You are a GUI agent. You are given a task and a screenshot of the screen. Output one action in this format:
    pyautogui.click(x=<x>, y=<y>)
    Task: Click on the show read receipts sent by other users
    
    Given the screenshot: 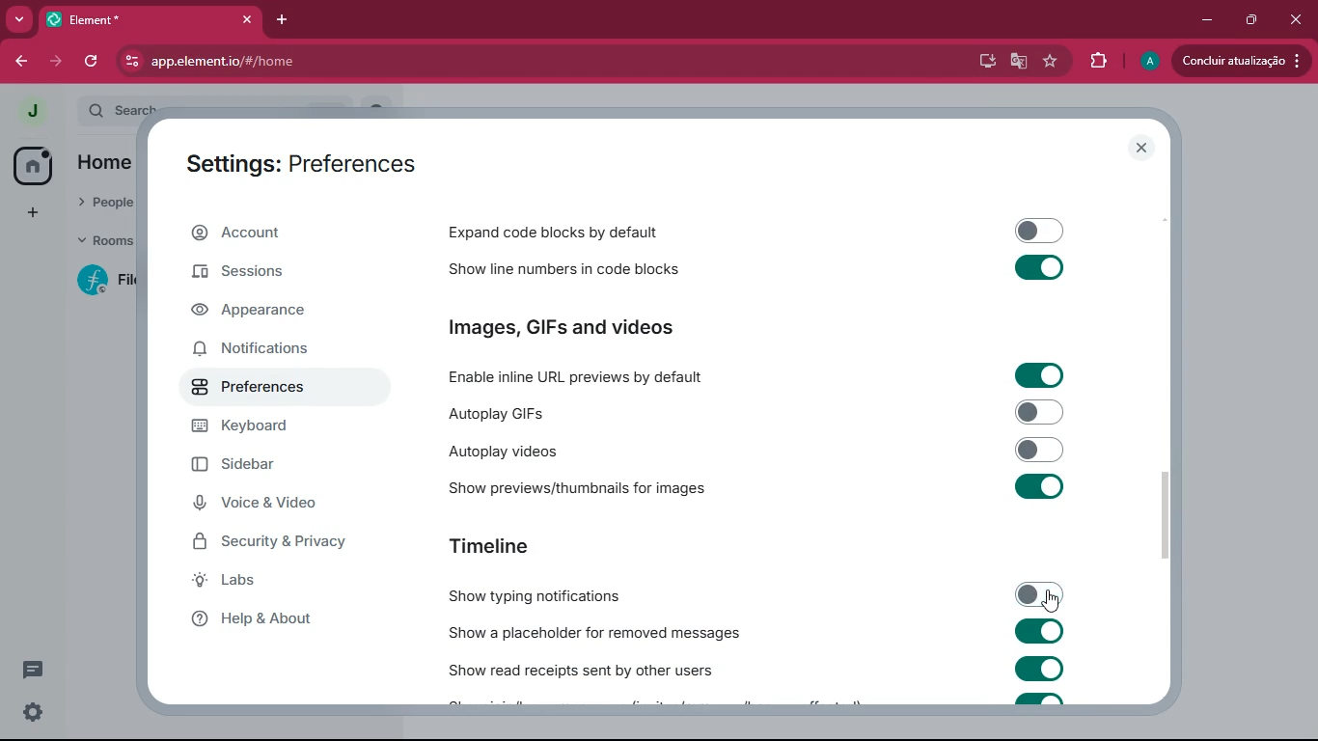 What is the action you would take?
    pyautogui.click(x=582, y=667)
    